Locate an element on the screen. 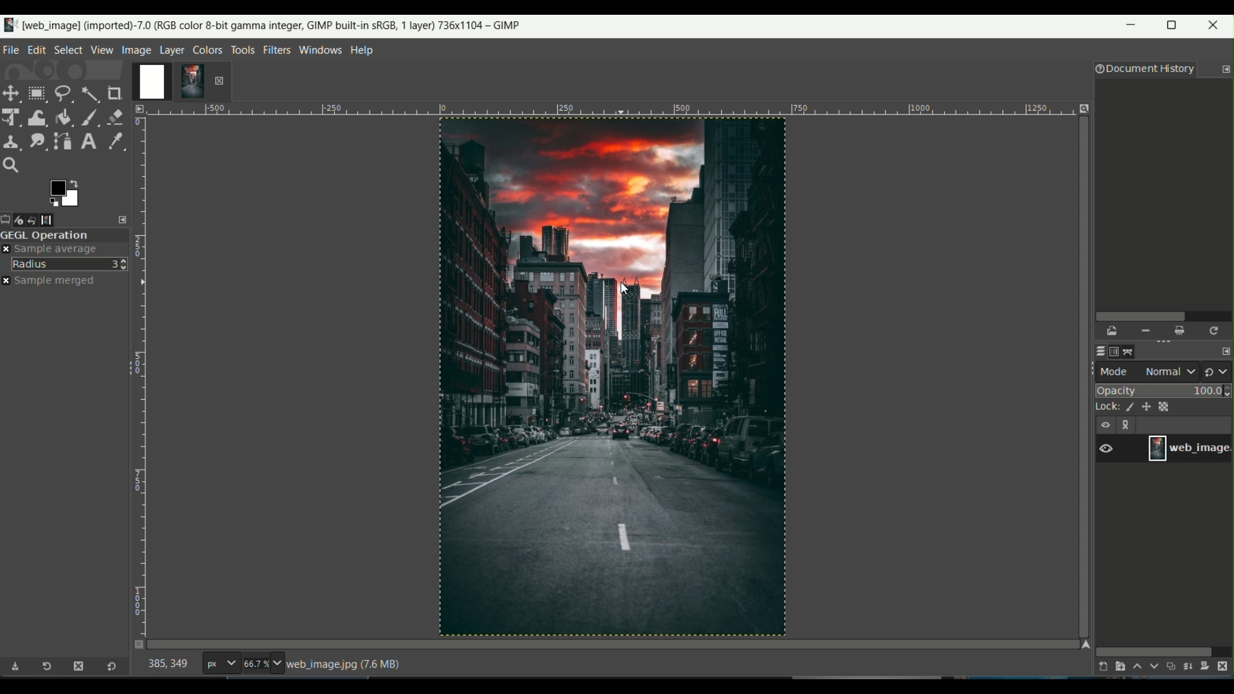  delete tool preset is located at coordinates (78, 666).